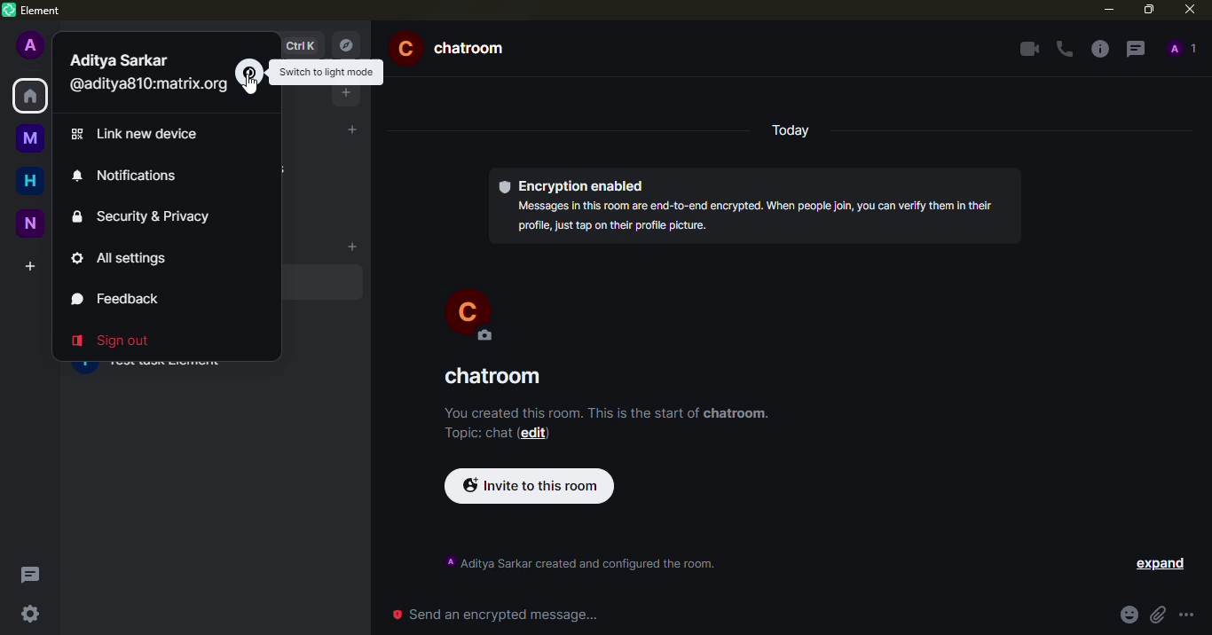 Image resolution: width=1212 pixels, height=635 pixels. I want to click on attach, so click(1157, 615).